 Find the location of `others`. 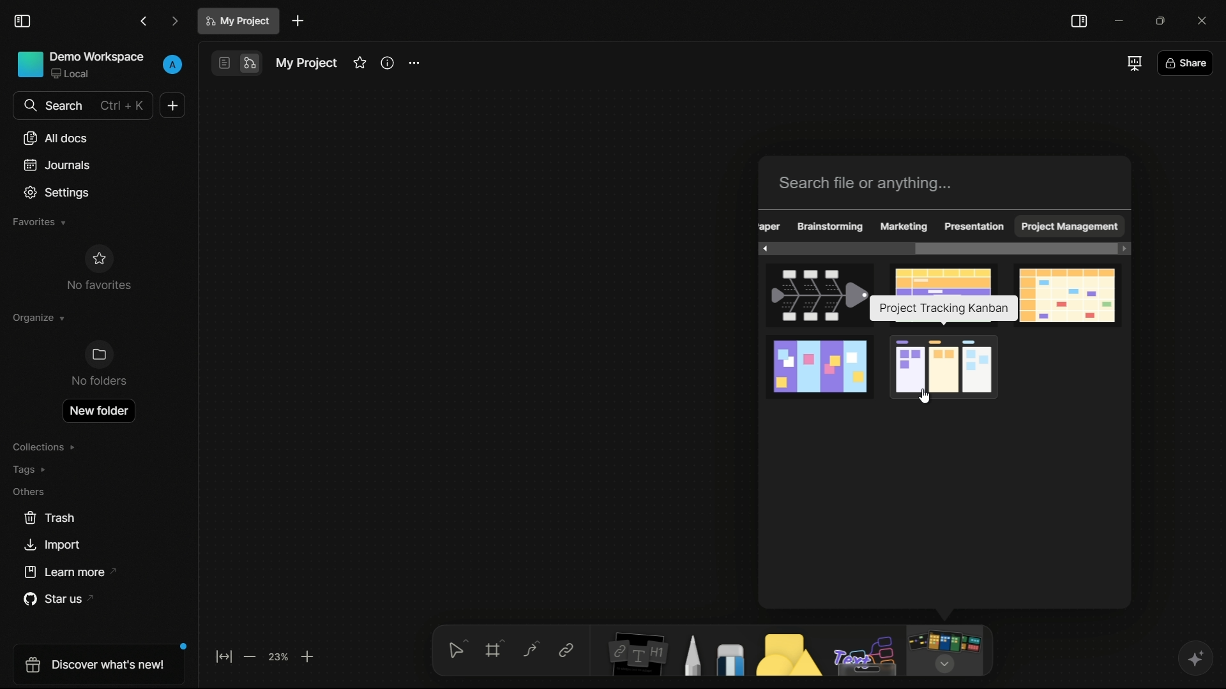

others is located at coordinates (28, 491).